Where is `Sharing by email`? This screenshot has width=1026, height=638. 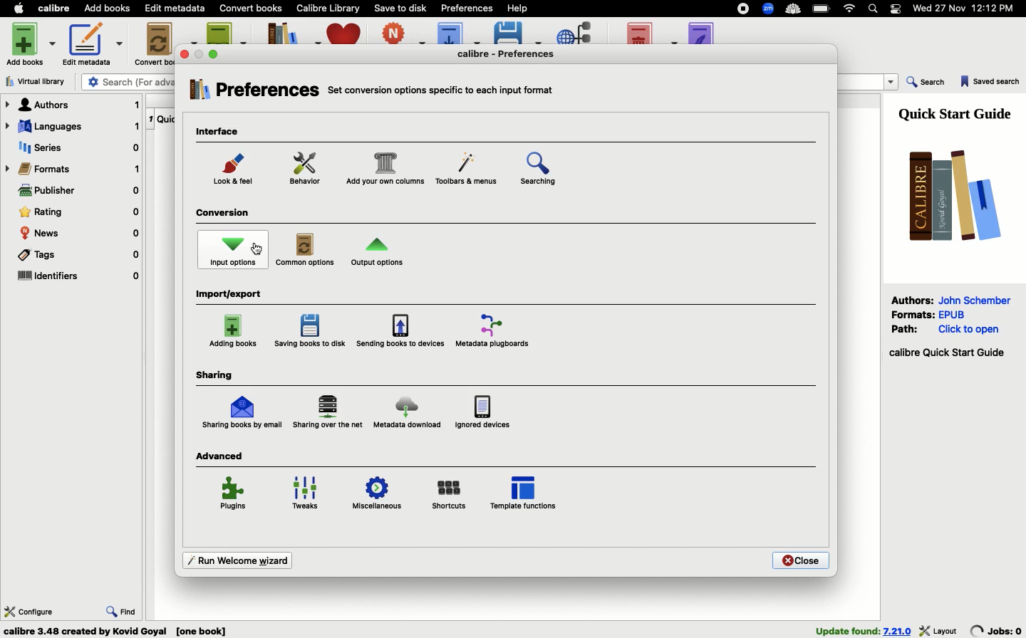 Sharing by email is located at coordinates (242, 413).